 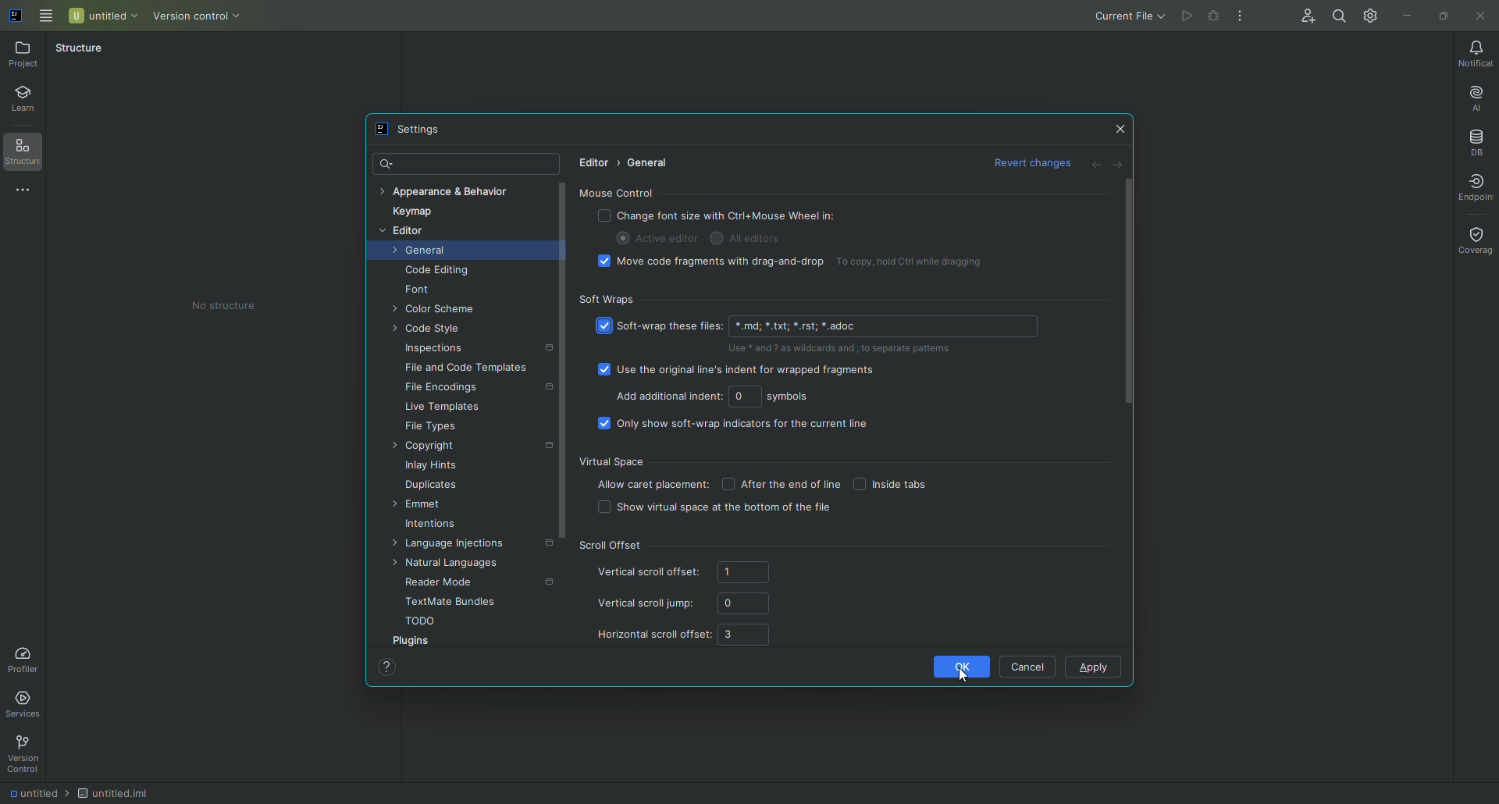 I want to click on Learn, so click(x=29, y=101).